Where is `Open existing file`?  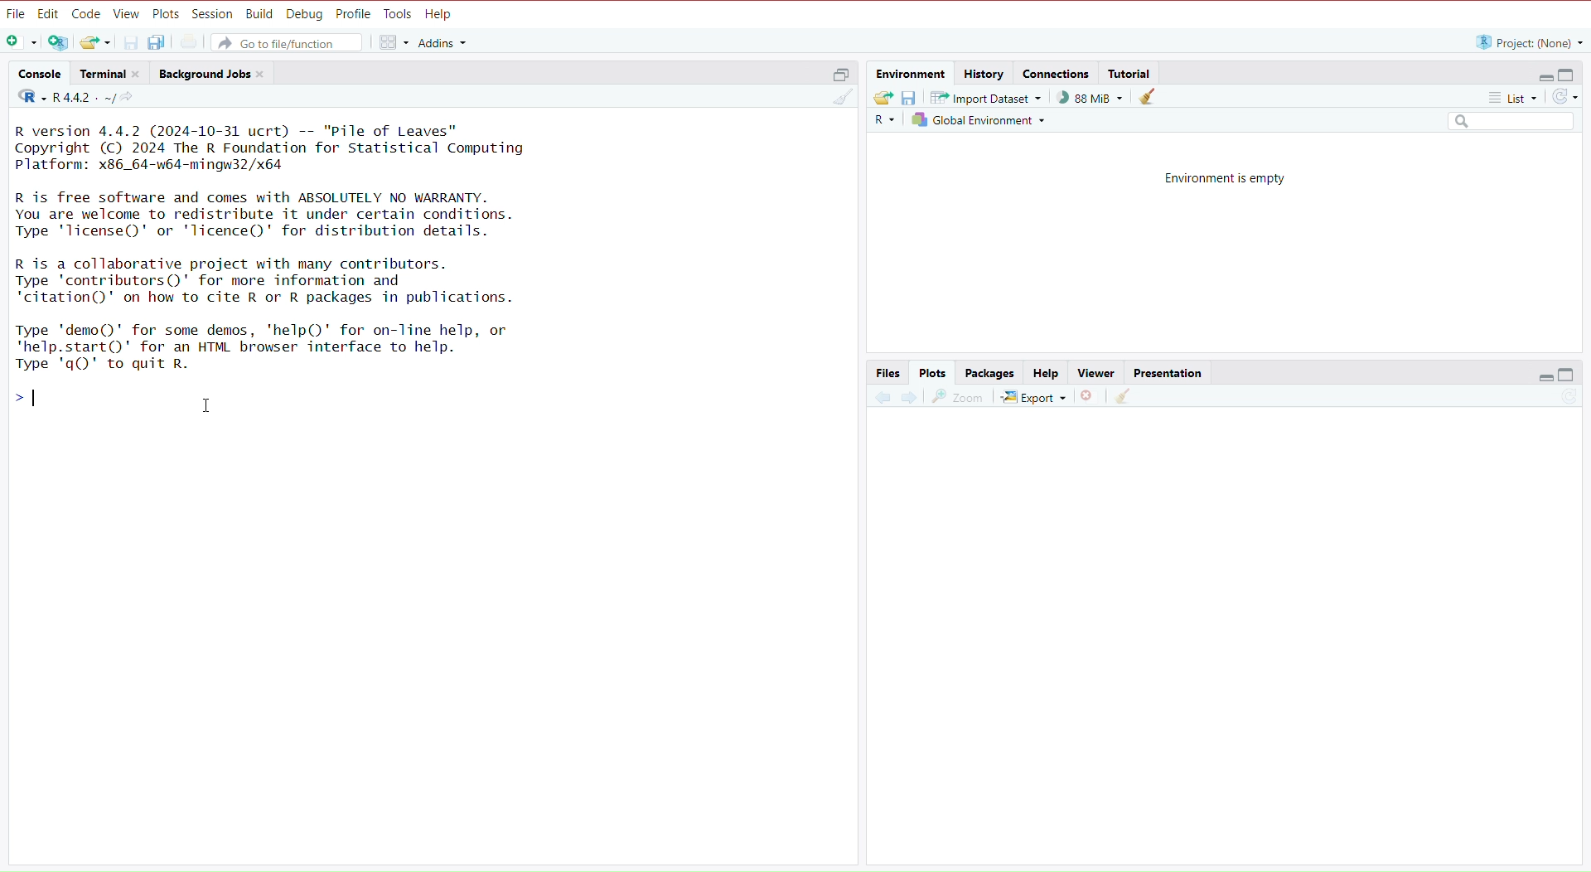
Open existing file is located at coordinates (94, 42).